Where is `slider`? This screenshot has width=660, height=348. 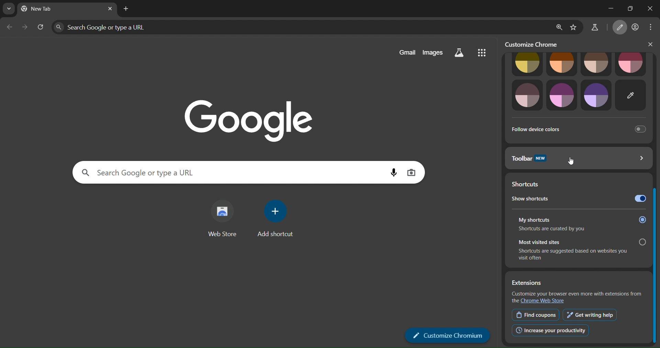
slider is located at coordinates (656, 264).